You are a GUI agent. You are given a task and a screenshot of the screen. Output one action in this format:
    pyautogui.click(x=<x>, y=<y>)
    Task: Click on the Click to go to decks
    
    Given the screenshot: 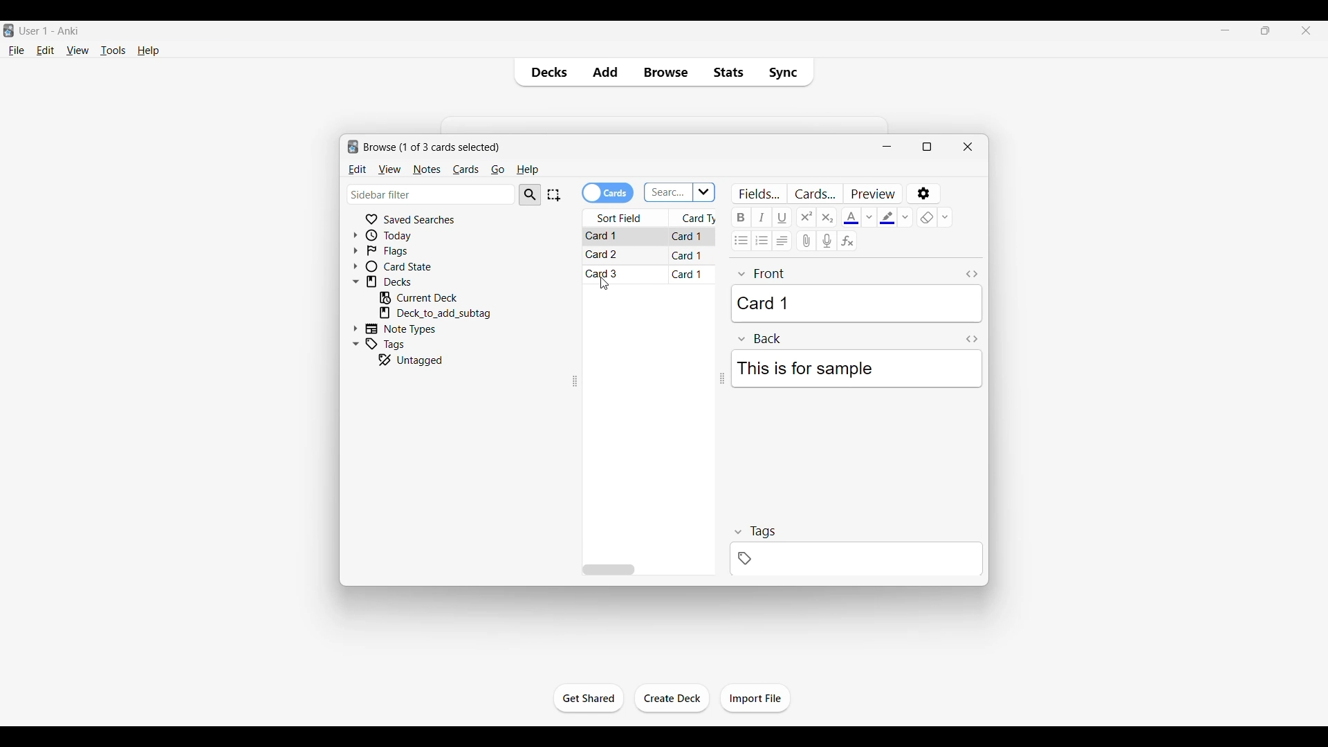 What is the action you would take?
    pyautogui.click(x=410, y=282)
    